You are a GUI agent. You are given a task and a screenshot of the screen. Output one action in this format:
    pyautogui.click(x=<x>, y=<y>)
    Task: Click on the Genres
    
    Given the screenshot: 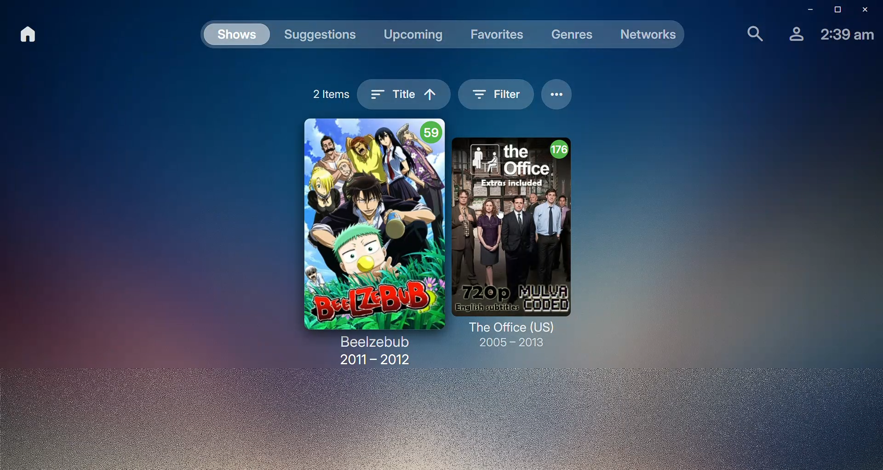 What is the action you would take?
    pyautogui.click(x=573, y=35)
    